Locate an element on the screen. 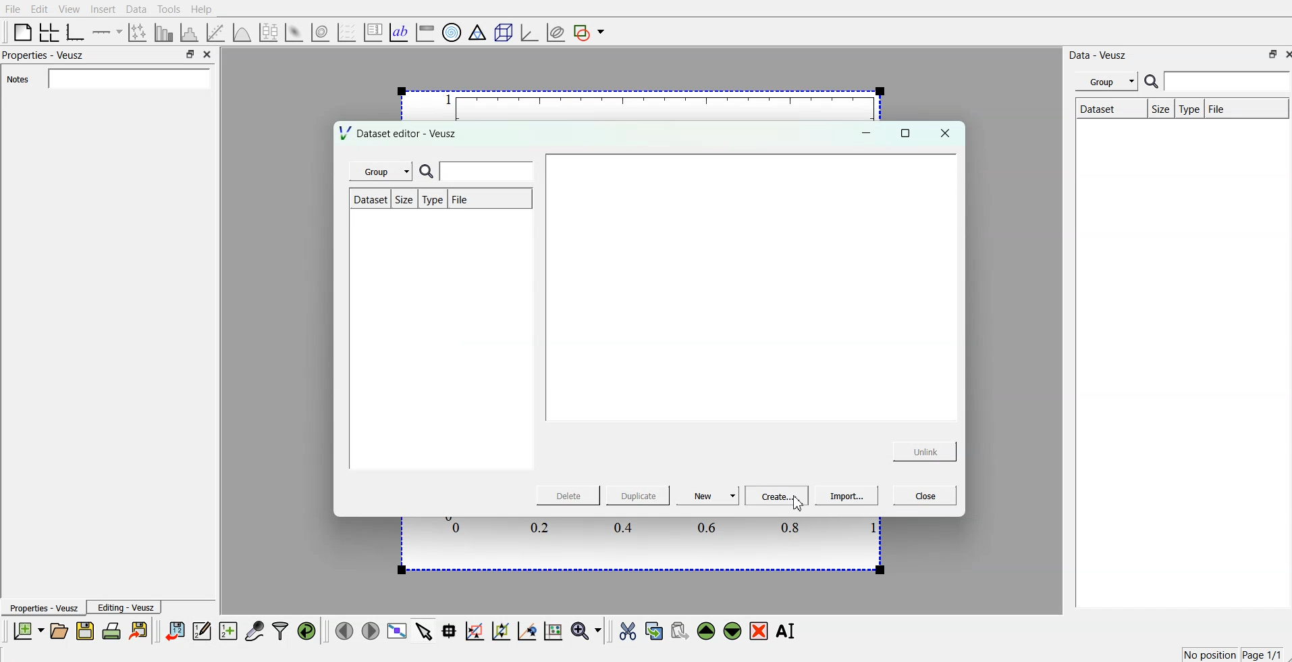 This screenshot has height=662, width=1292. plot 2d datasets as image is located at coordinates (295, 30).